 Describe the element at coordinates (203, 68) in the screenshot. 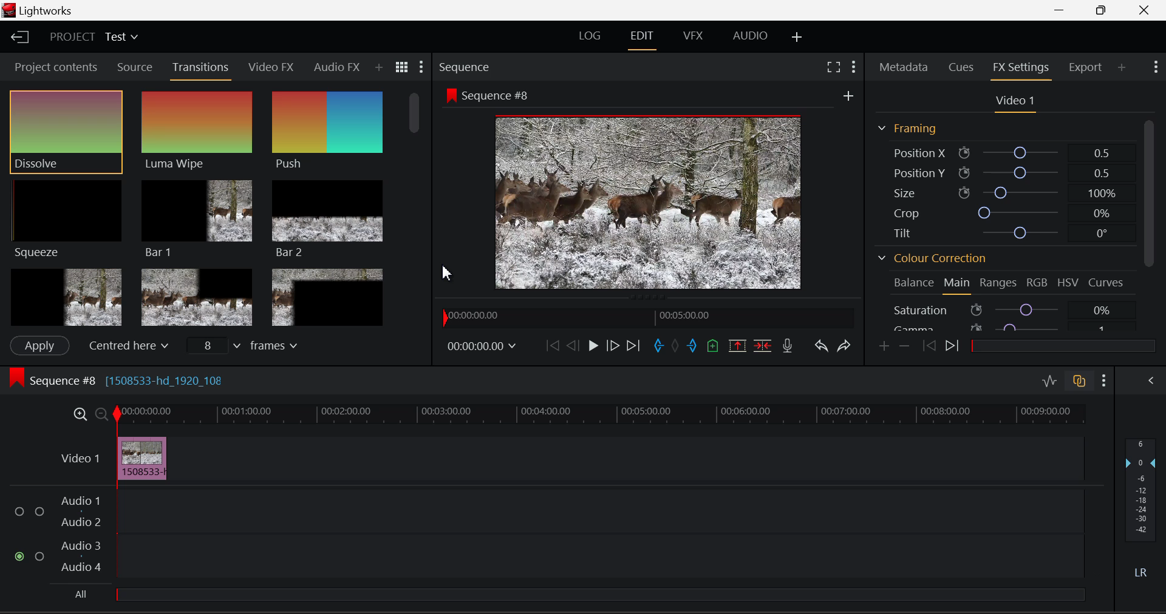

I see `Transitions Panel Open` at that location.